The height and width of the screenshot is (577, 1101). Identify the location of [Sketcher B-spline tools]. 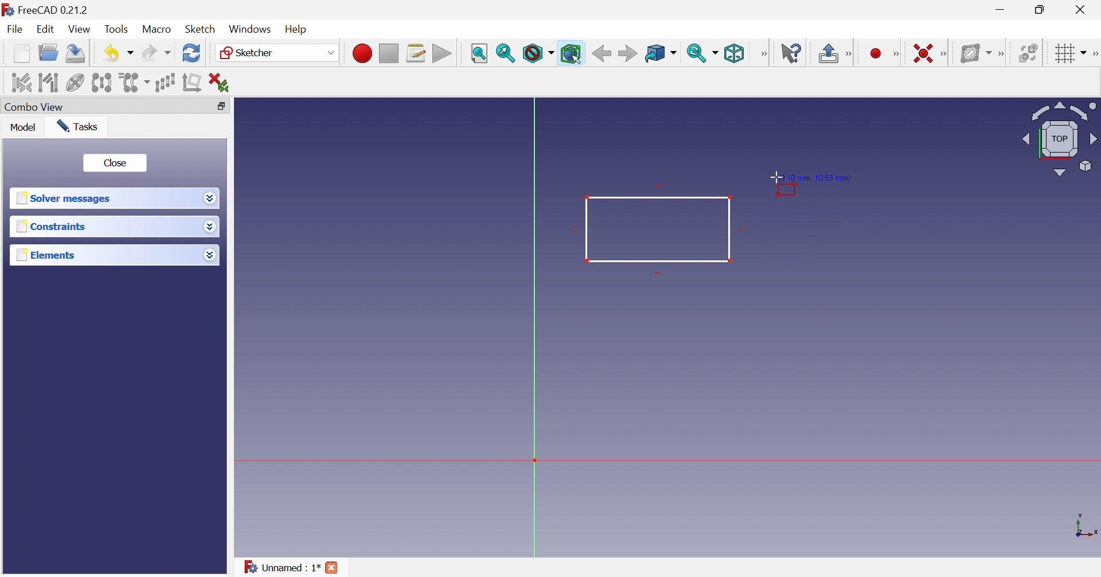
(1002, 55).